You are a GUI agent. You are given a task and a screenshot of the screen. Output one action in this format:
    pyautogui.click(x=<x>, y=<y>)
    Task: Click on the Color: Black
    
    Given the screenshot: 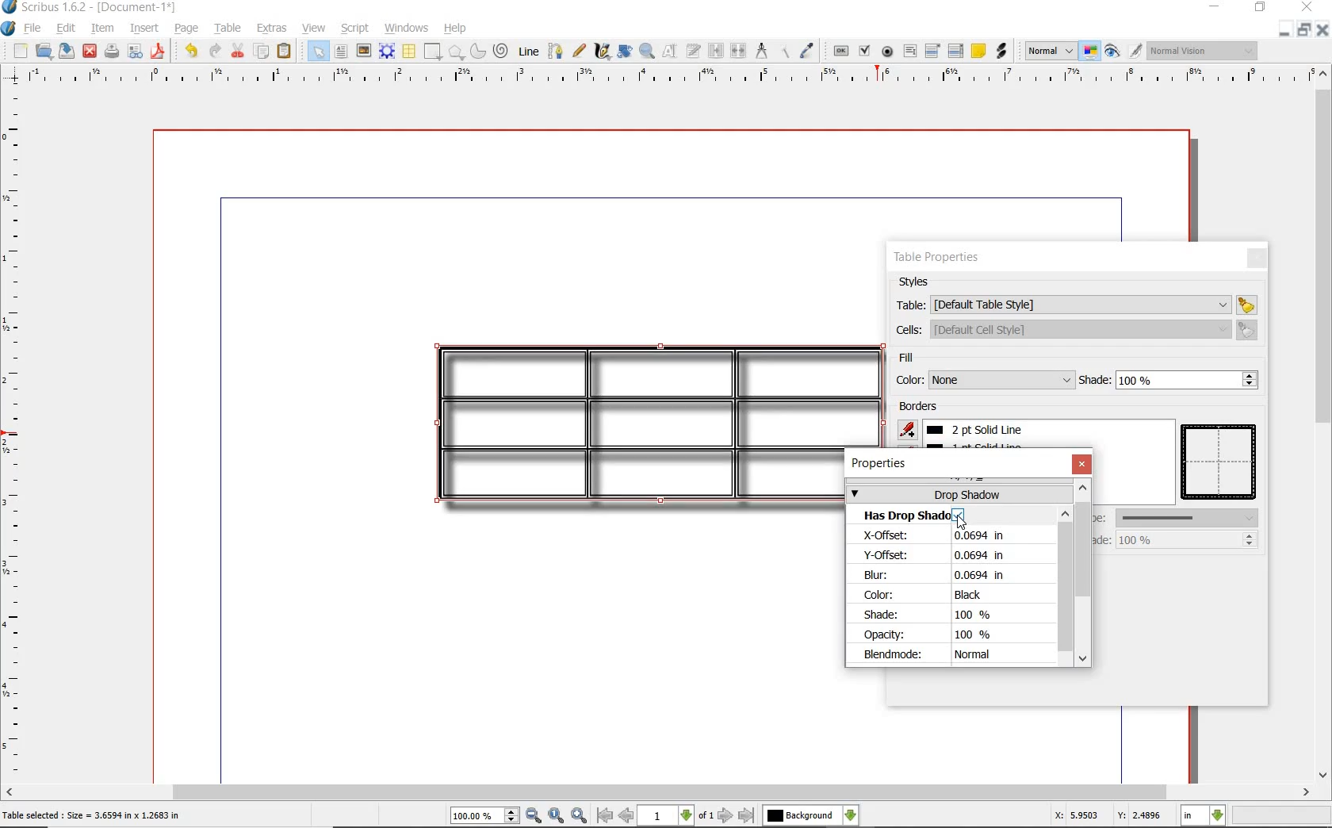 What is the action you would take?
    pyautogui.click(x=939, y=596)
    